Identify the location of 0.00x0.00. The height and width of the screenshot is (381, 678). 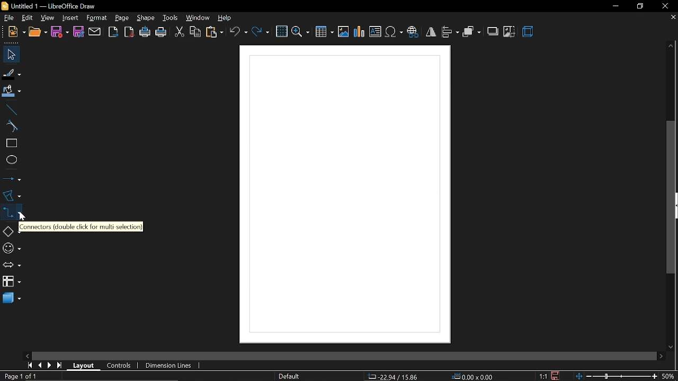
(472, 376).